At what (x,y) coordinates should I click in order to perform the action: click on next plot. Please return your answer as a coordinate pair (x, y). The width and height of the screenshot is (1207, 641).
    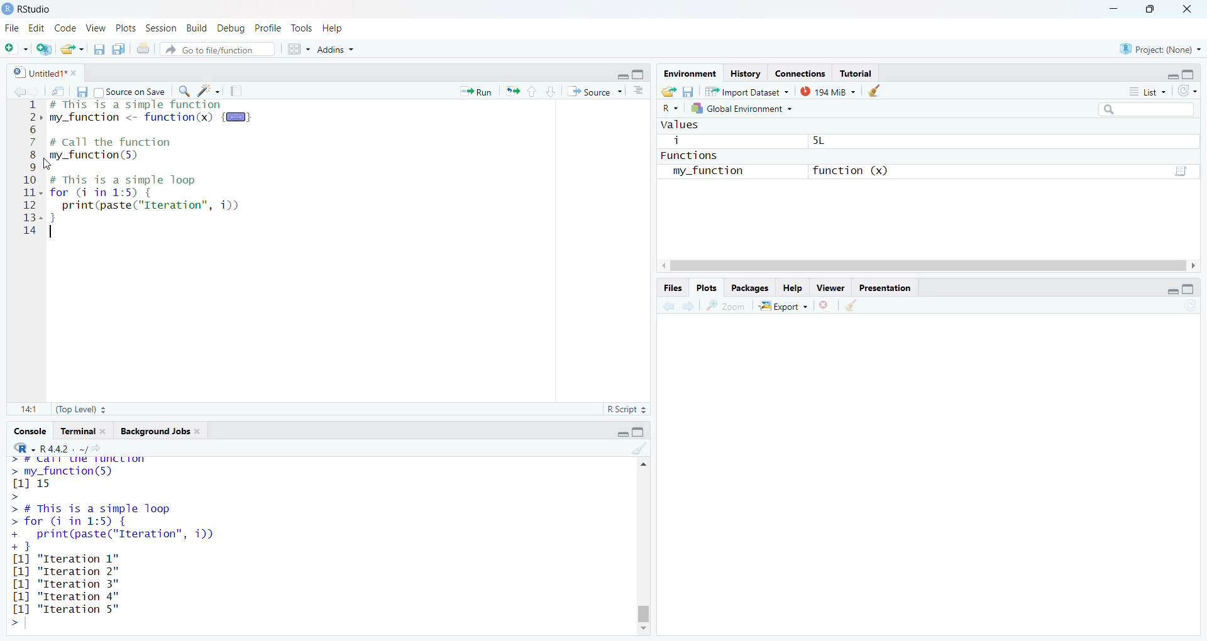
    Looking at the image, I should click on (690, 307).